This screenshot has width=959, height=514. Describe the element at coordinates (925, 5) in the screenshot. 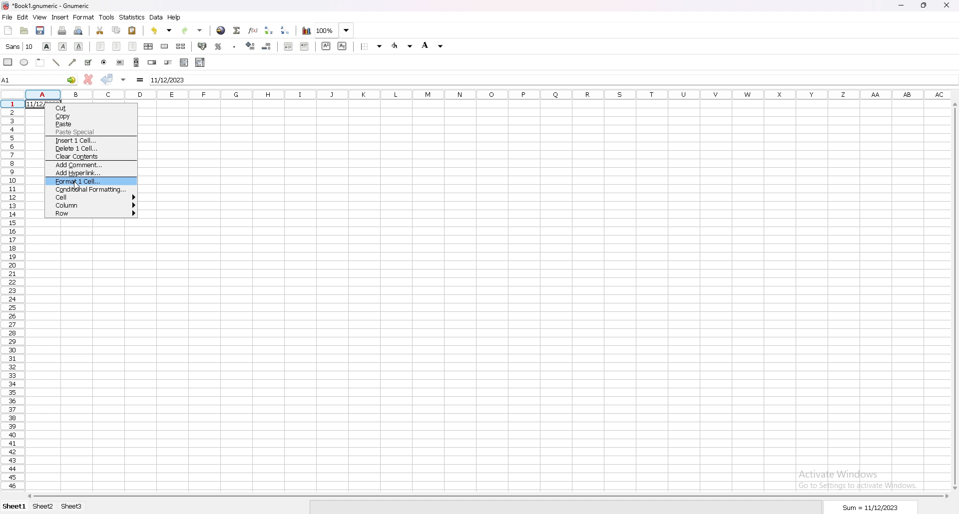

I see `resize` at that location.